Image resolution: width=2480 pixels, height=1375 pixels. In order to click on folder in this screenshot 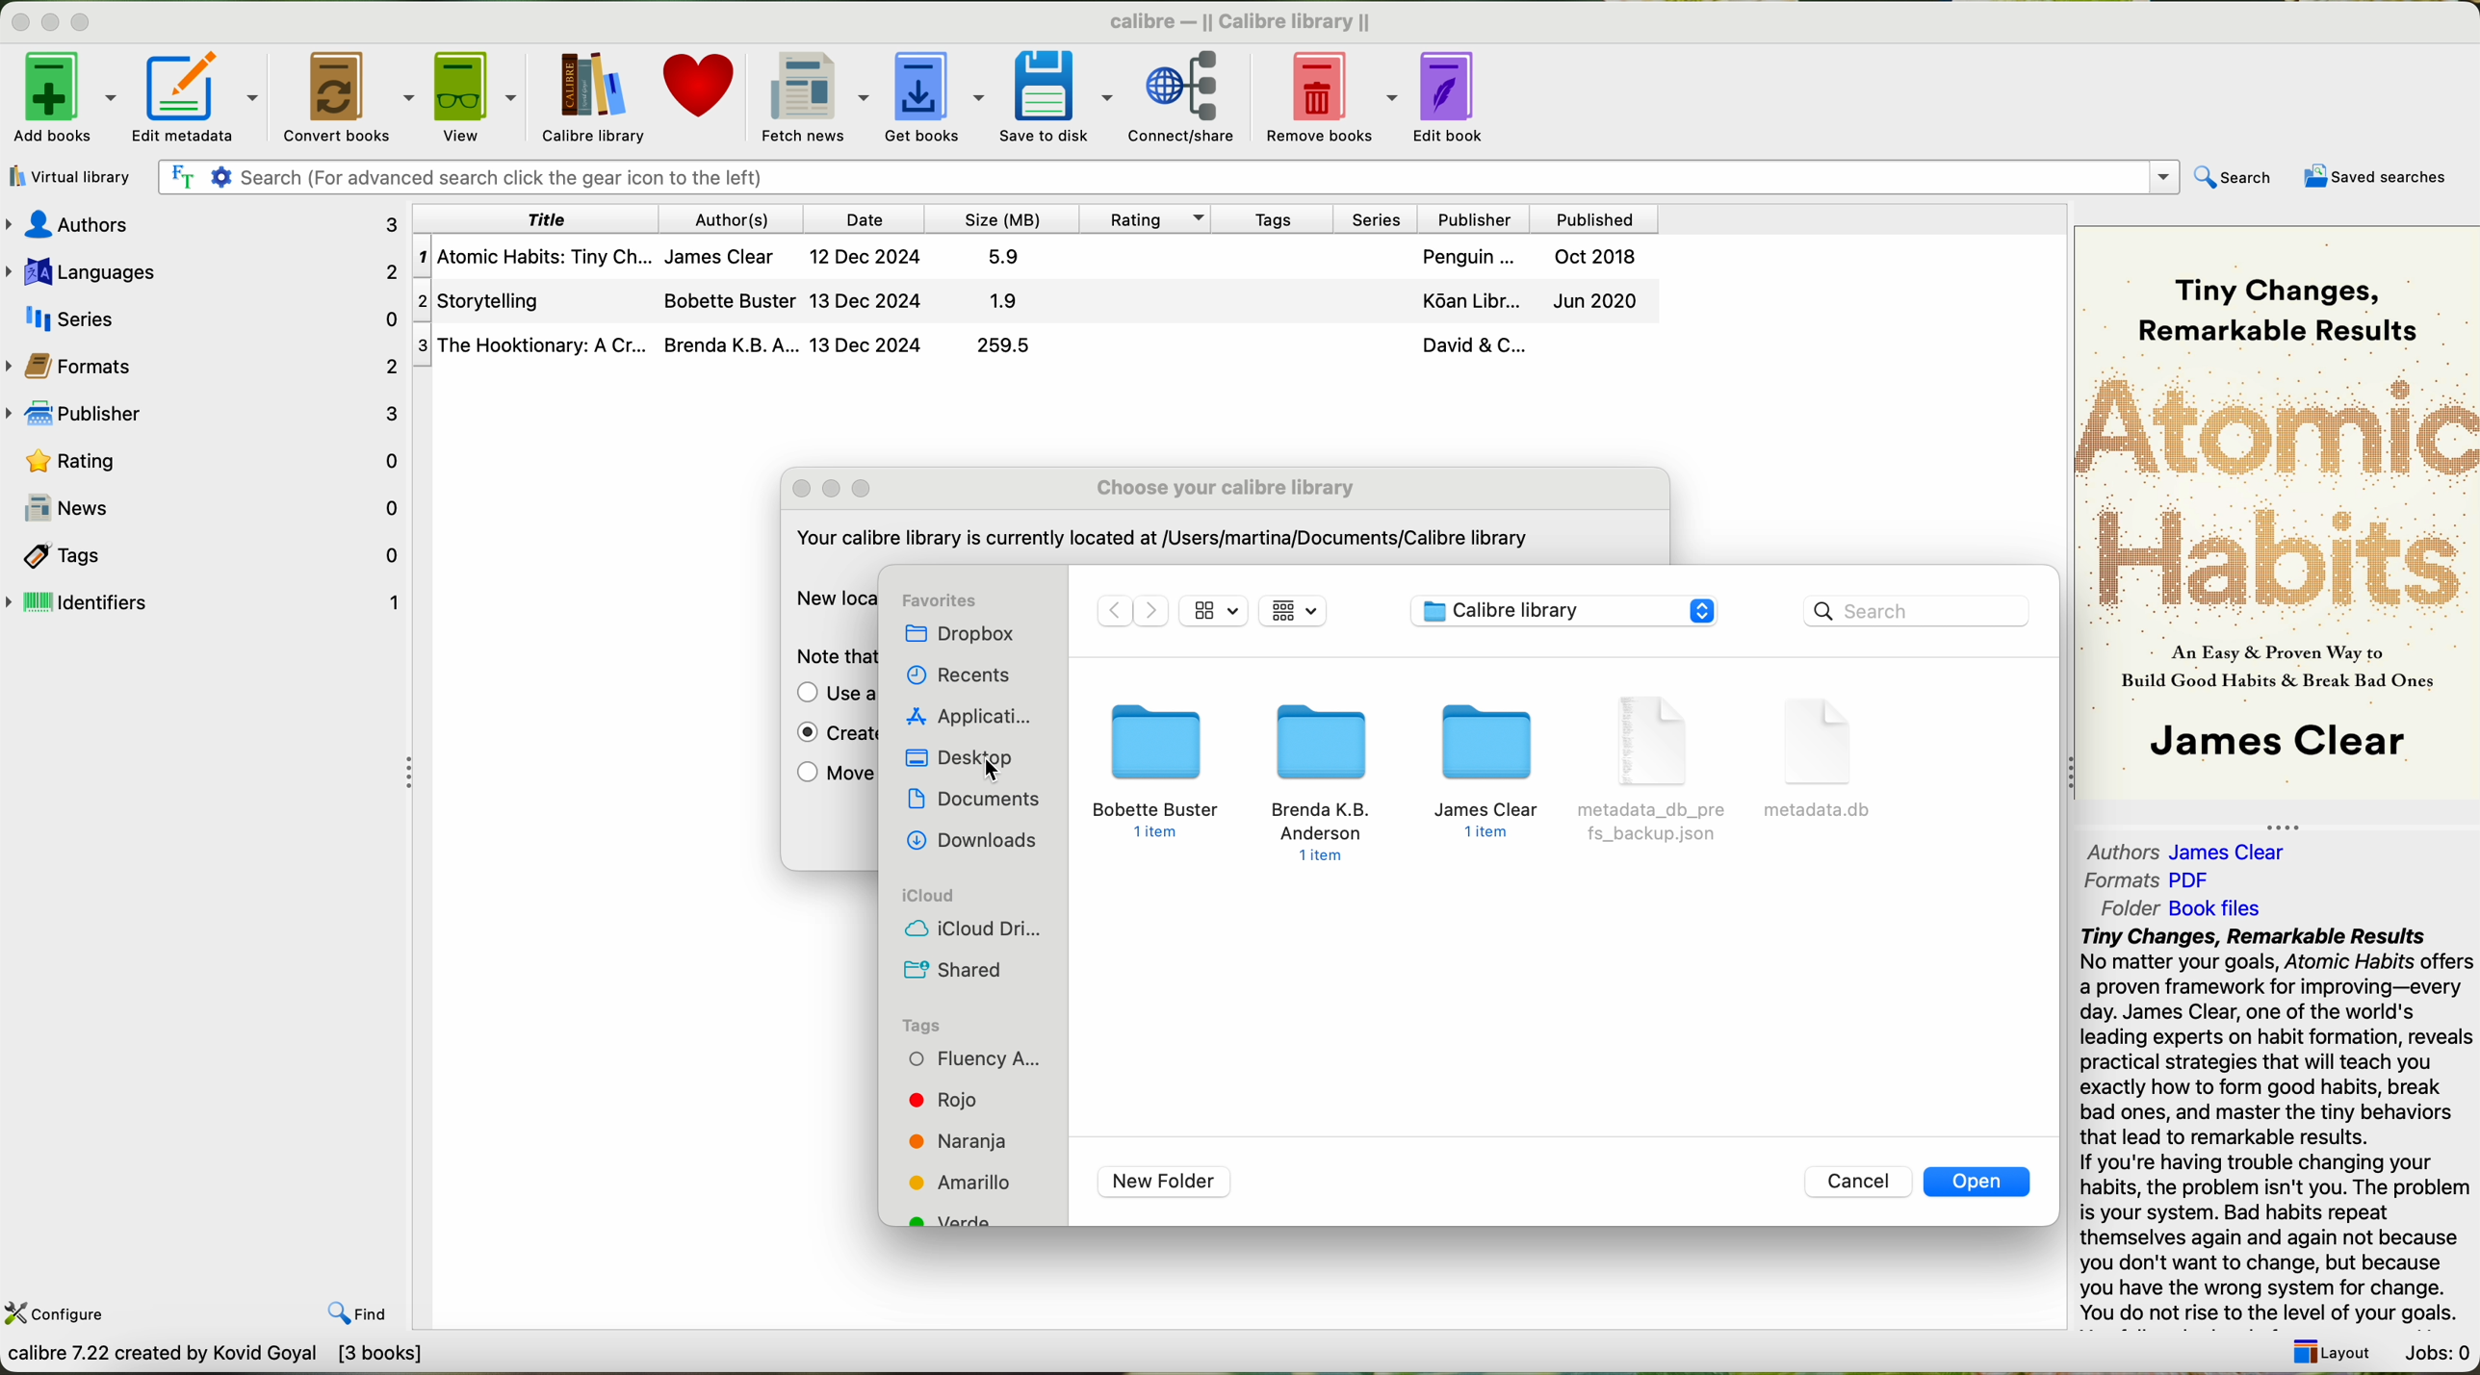, I will do `click(1156, 770)`.